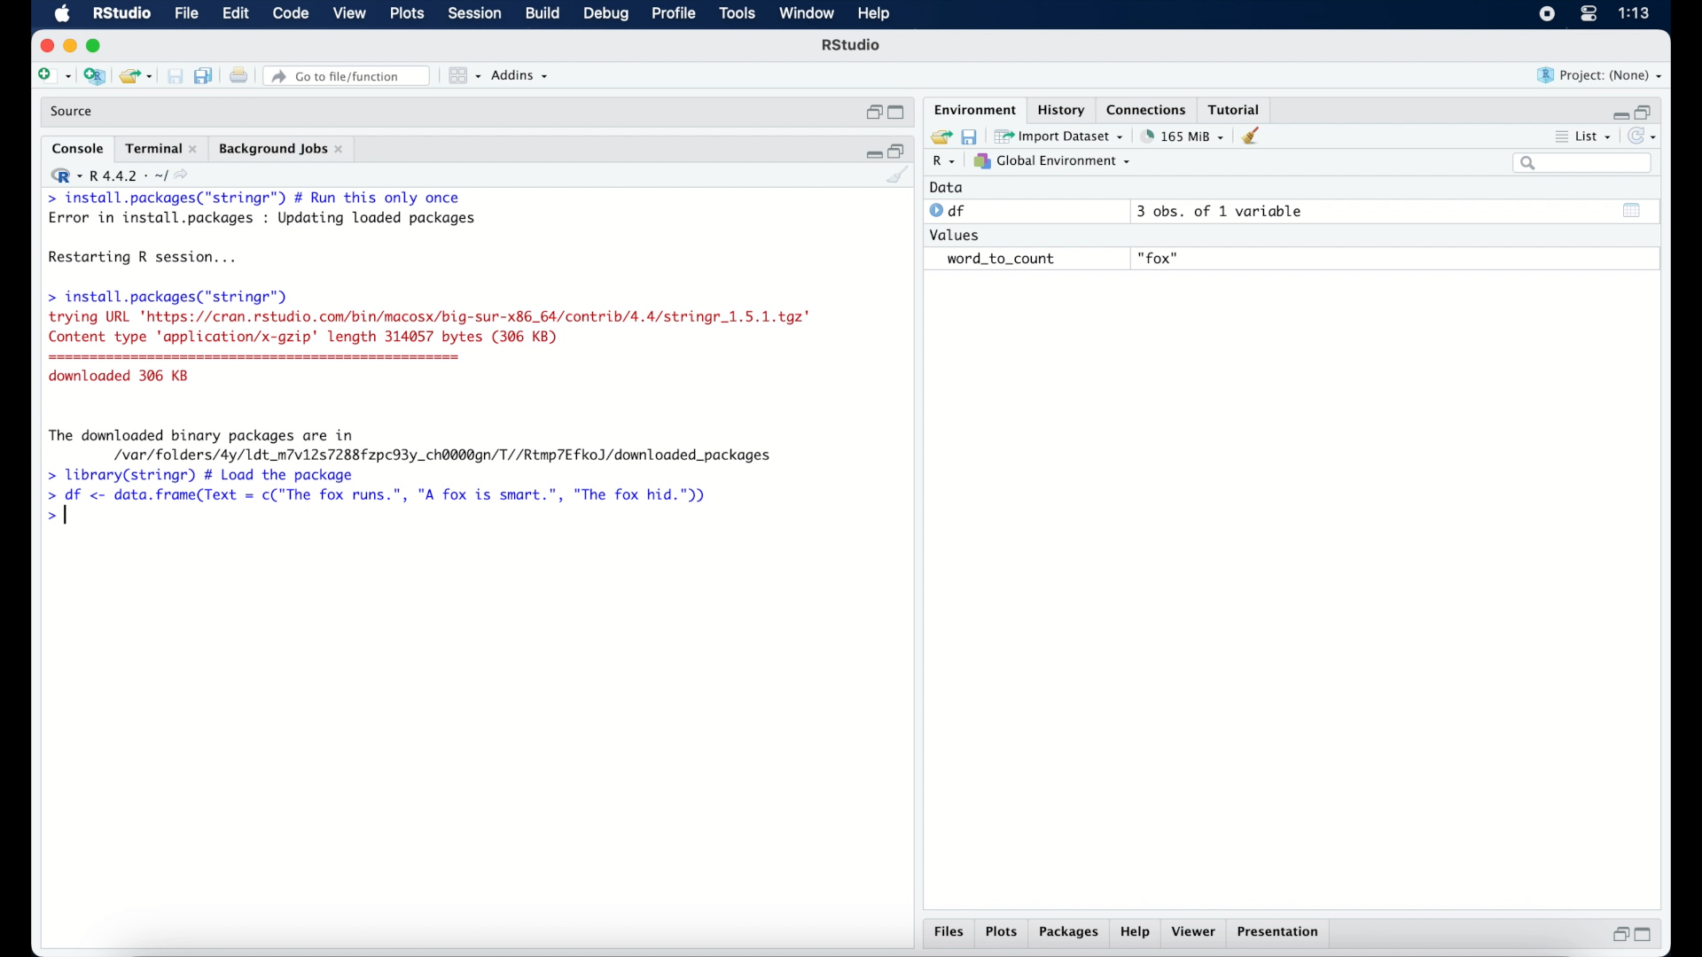 This screenshot has width=1702, height=957. Describe the element at coordinates (69, 45) in the screenshot. I see `minimize` at that location.